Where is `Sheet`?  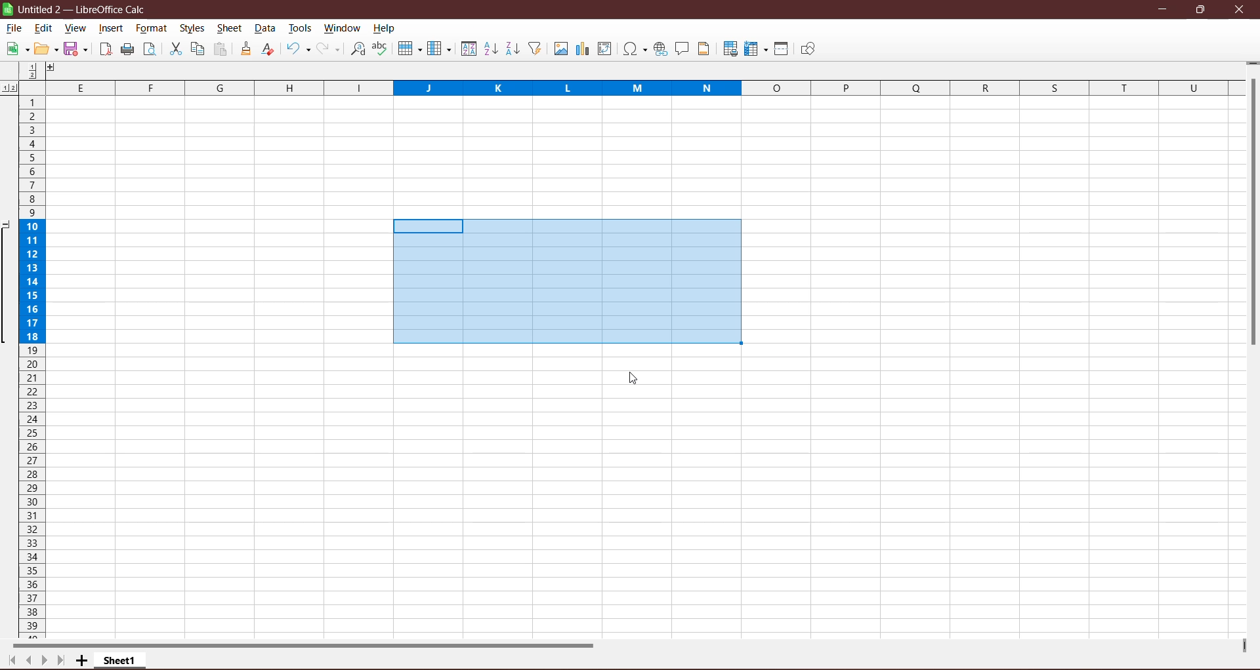 Sheet is located at coordinates (230, 30).